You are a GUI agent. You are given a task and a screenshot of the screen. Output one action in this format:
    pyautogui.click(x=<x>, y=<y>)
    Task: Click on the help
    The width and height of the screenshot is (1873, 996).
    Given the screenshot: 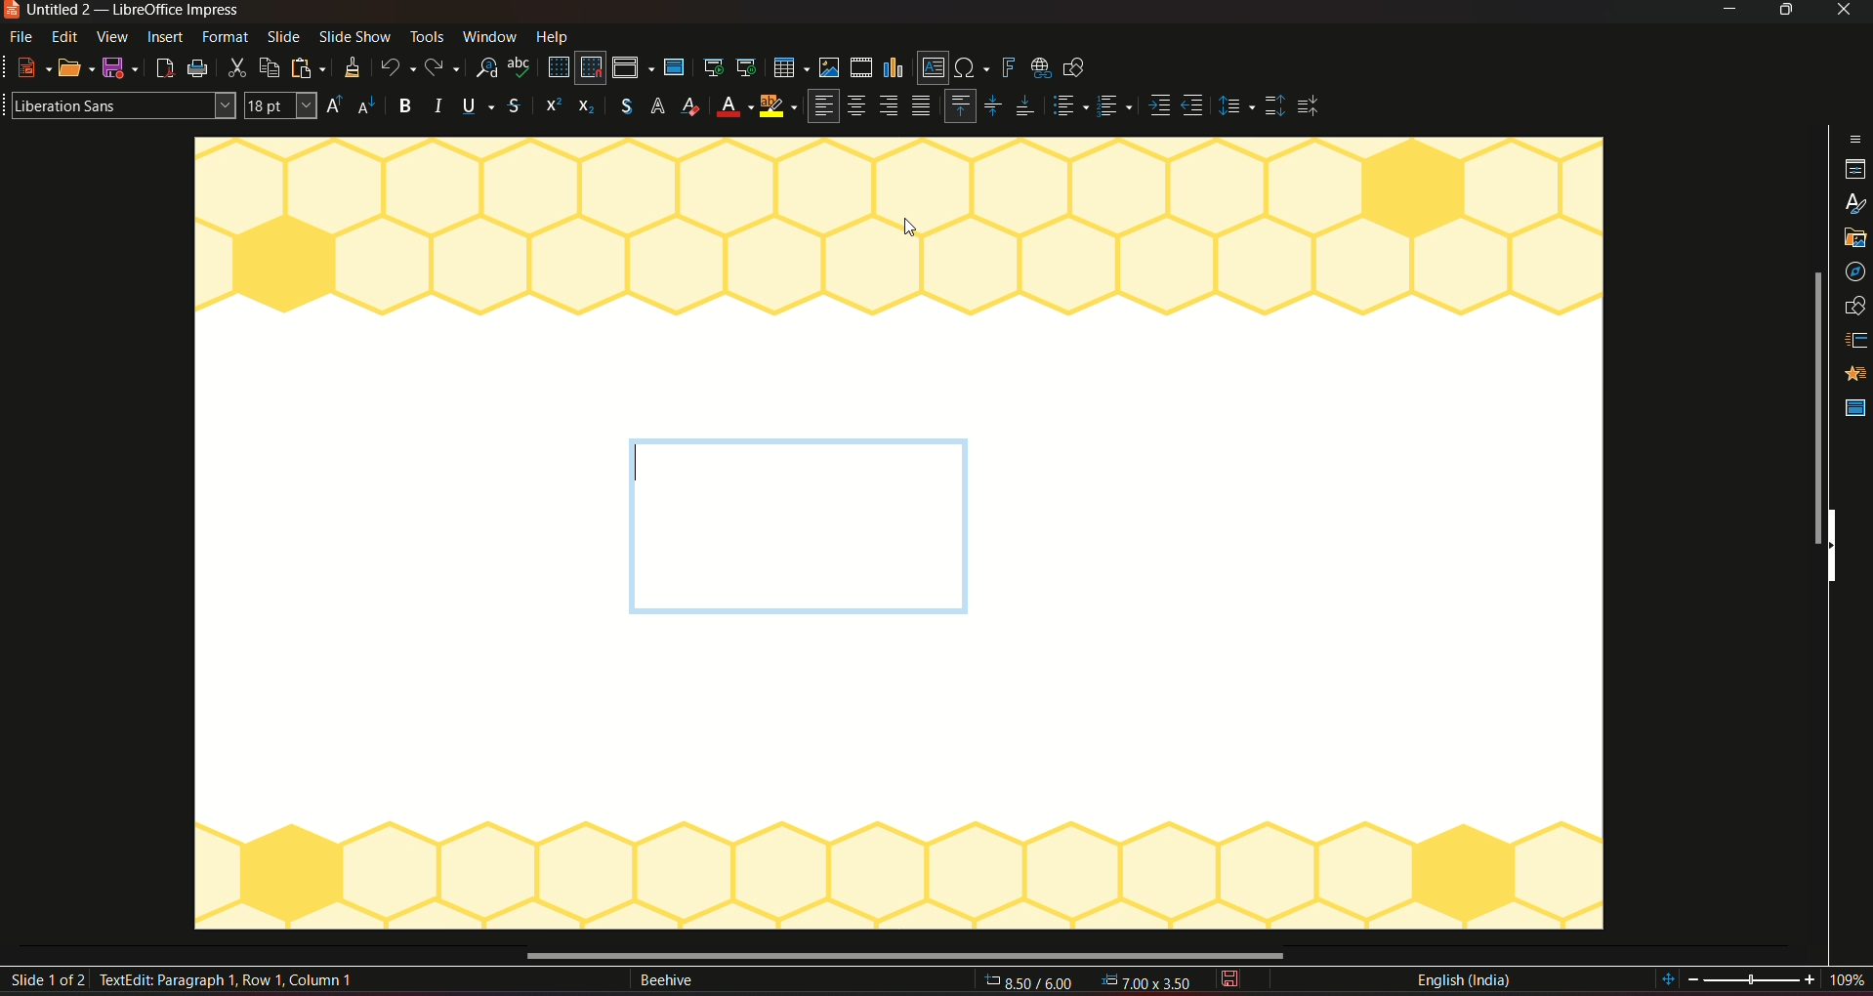 What is the action you would take?
    pyautogui.click(x=555, y=35)
    